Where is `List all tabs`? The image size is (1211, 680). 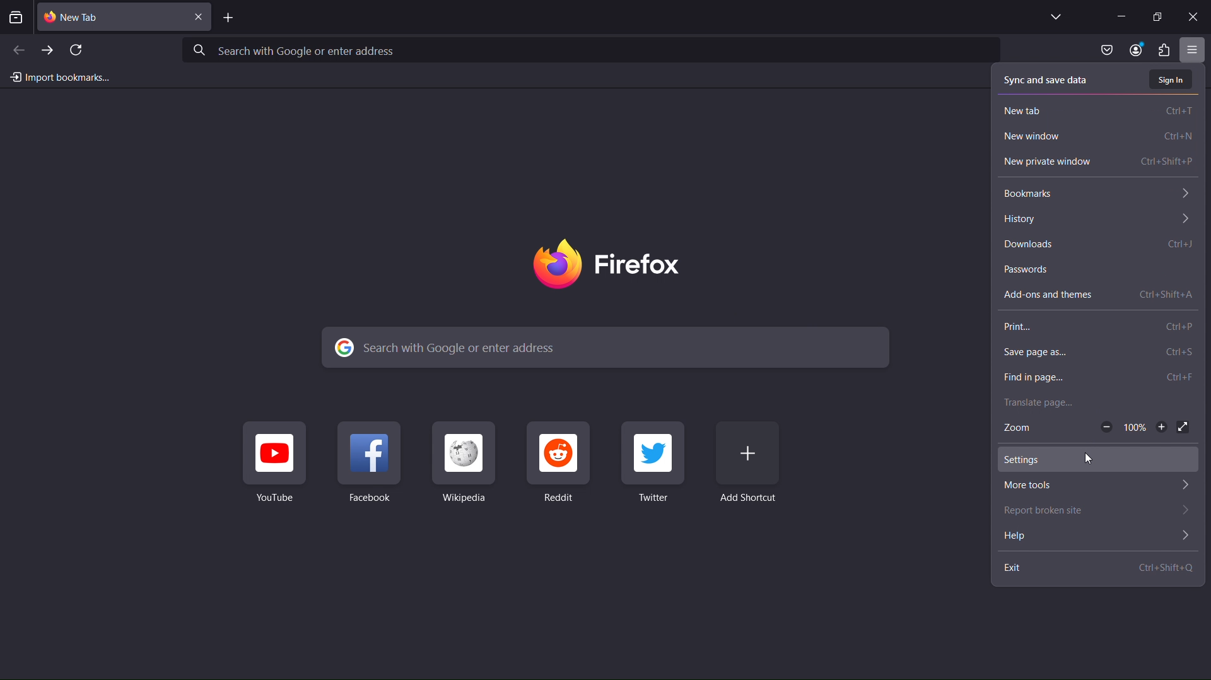
List all tabs is located at coordinates (1051, 17).